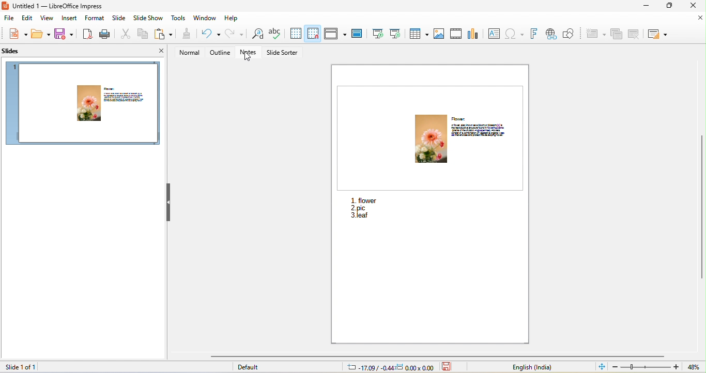 The height and width of the screenshot is (373, 706). I want to click on window, so click(205, 18).